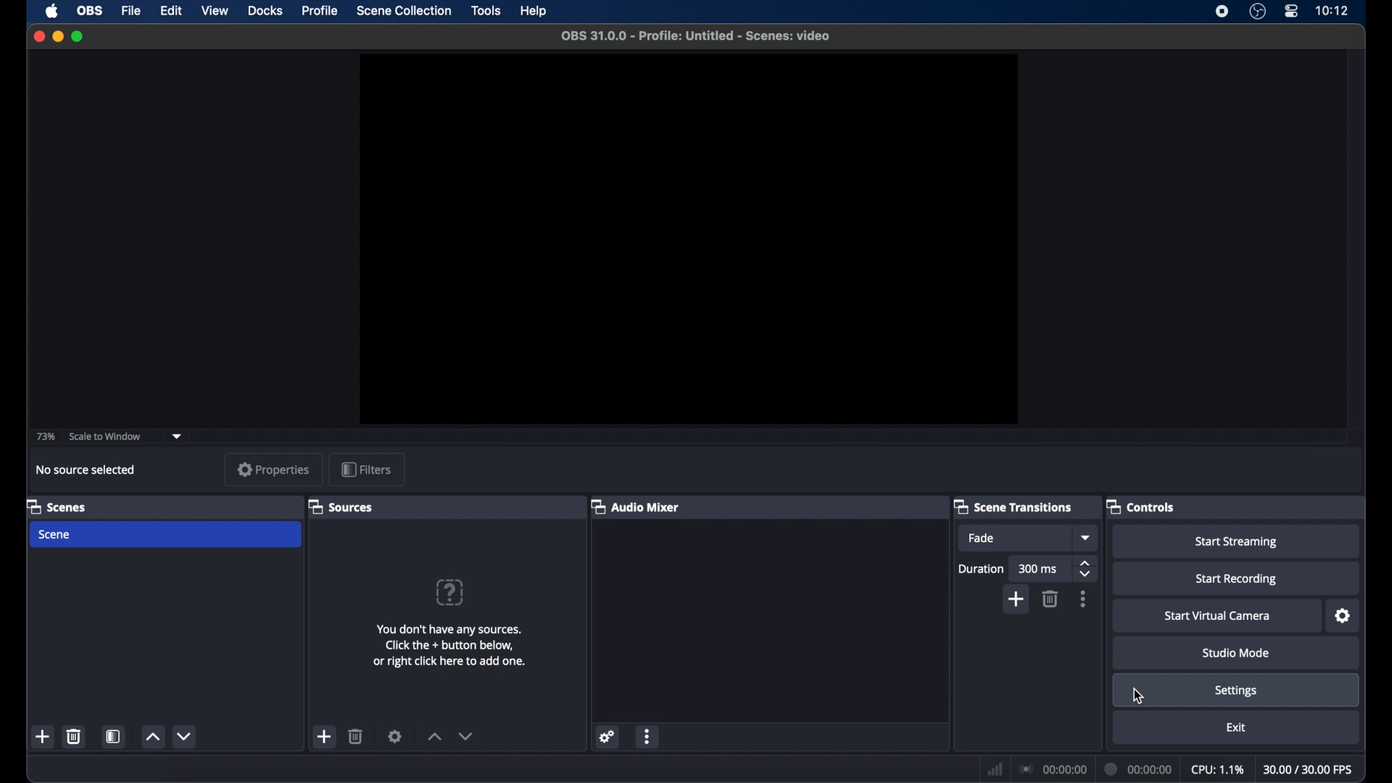  I want to click on controls, so click(1141, 506).